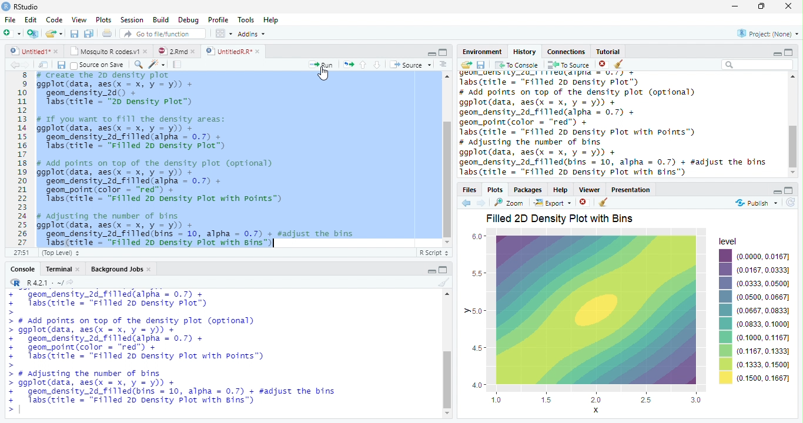 Image resolution: width=803 pixels, height=423 pixels. Describe the element at coordinates (794, 78) in the screenshot. I see `Scrollbar up` at that location.